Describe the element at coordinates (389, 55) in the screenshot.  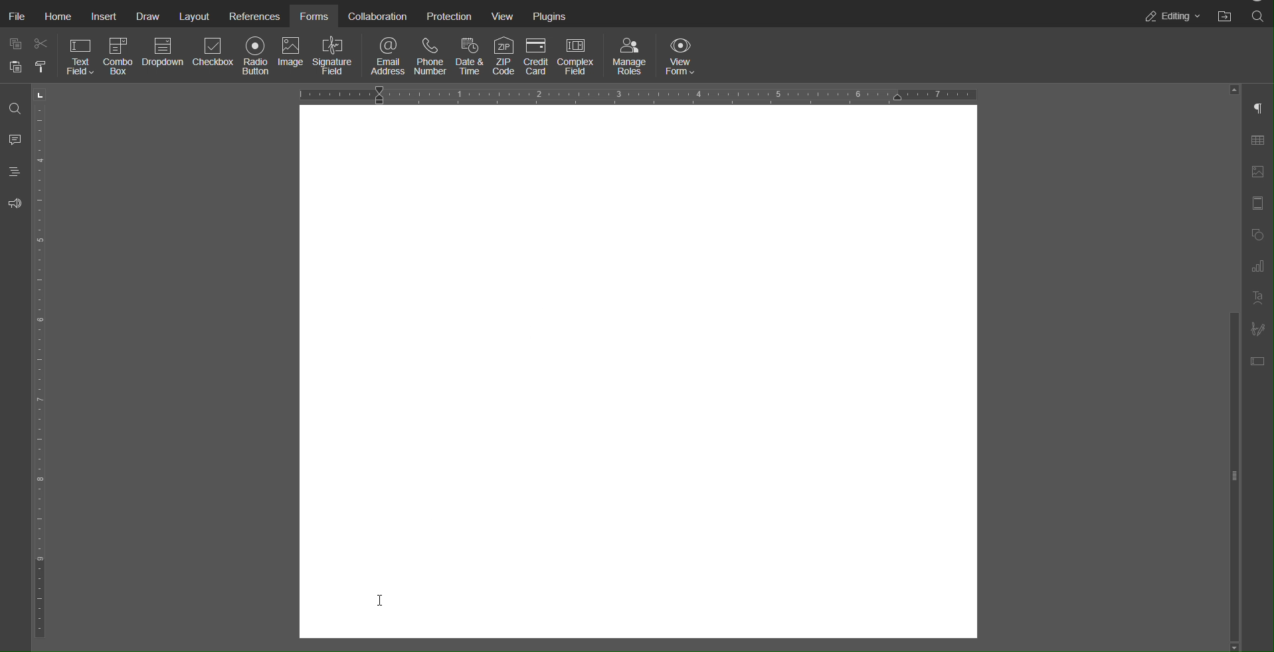
I see `Email Address` at that location.